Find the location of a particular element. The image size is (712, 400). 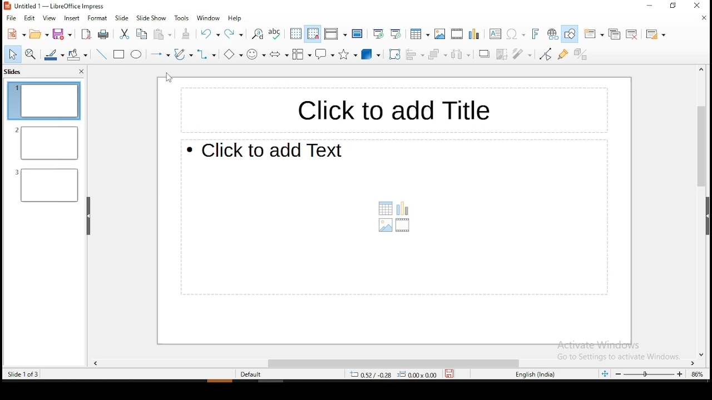

tools is located at coordinates (182, 18).